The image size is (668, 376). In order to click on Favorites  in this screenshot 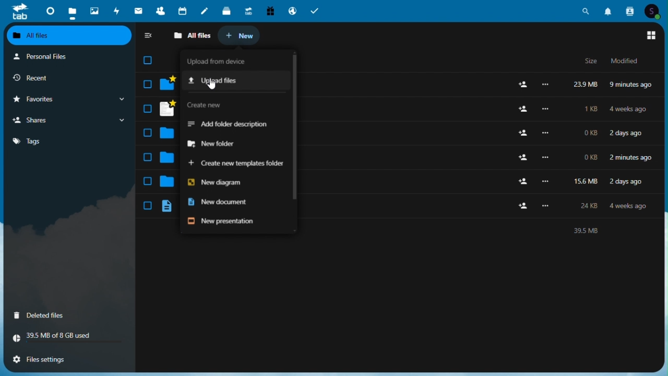, I will do `click(65, 99)`.